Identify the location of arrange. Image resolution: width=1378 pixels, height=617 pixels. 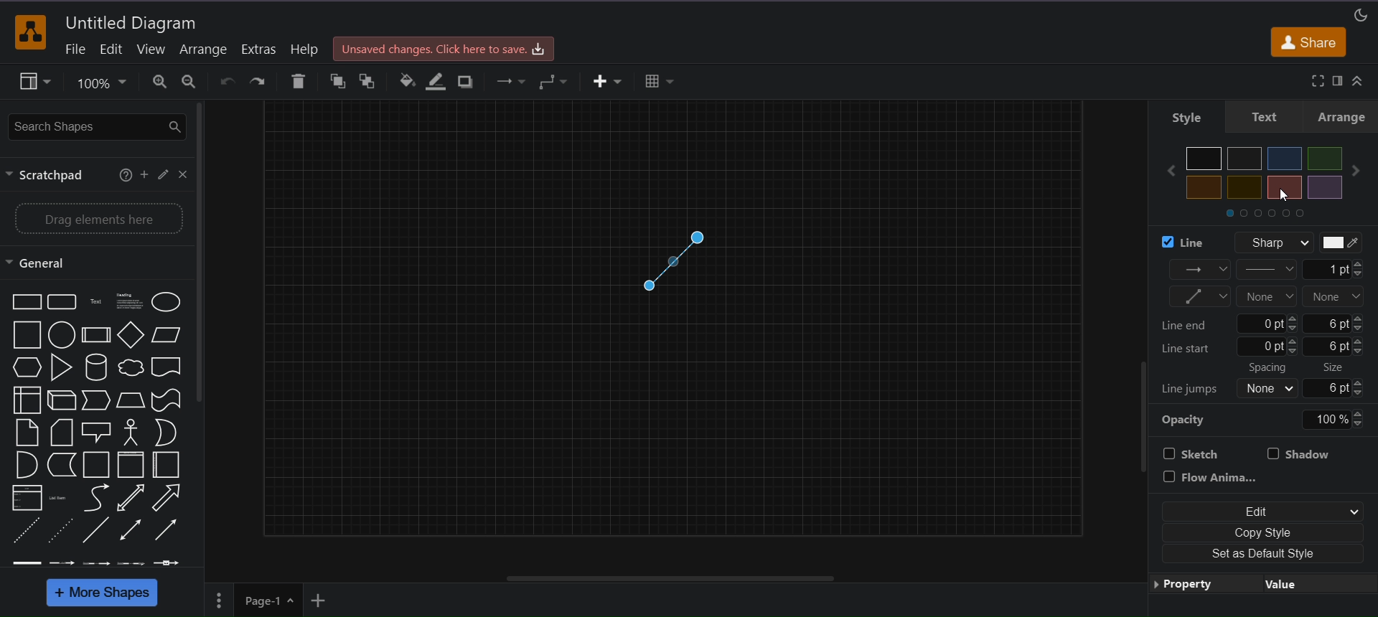
(1345, 120).